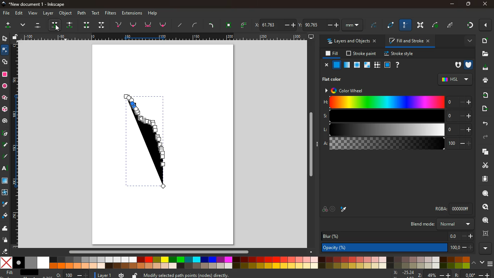 The height and width of the screenshot is (278, 494). What do you see at coordinates (397, 144) in the screenshot?
I see `a` at bounding box center [397, 144].